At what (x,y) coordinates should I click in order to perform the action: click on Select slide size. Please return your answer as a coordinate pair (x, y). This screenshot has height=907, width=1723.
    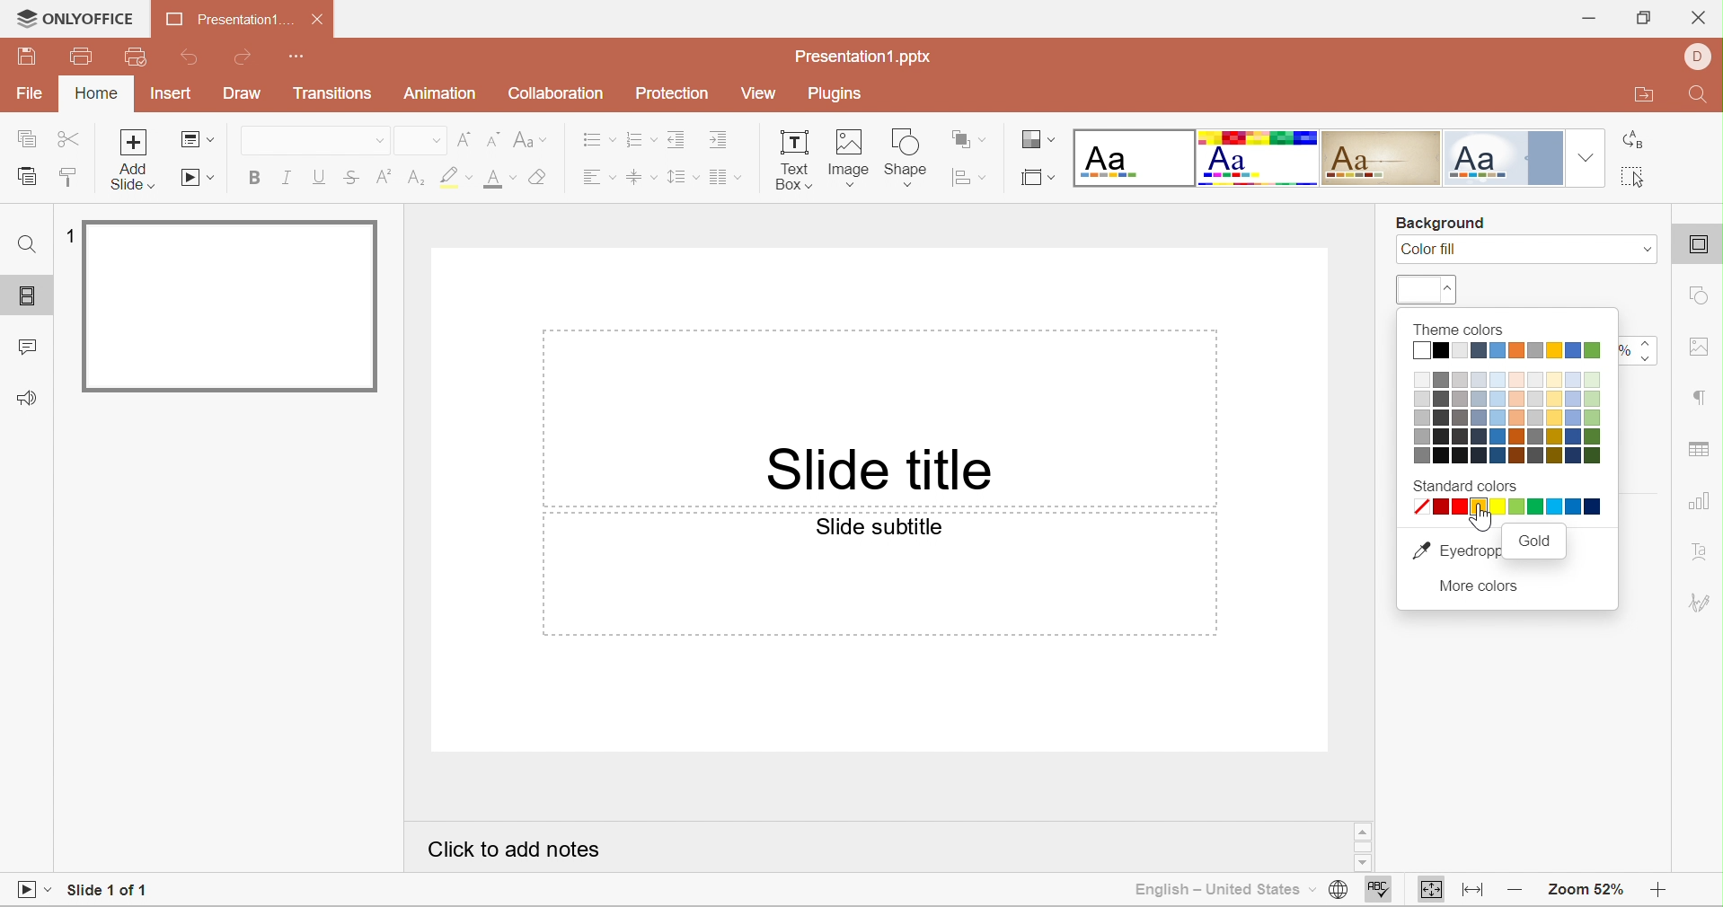
    Looking at the image, I should click on (1038, 178).